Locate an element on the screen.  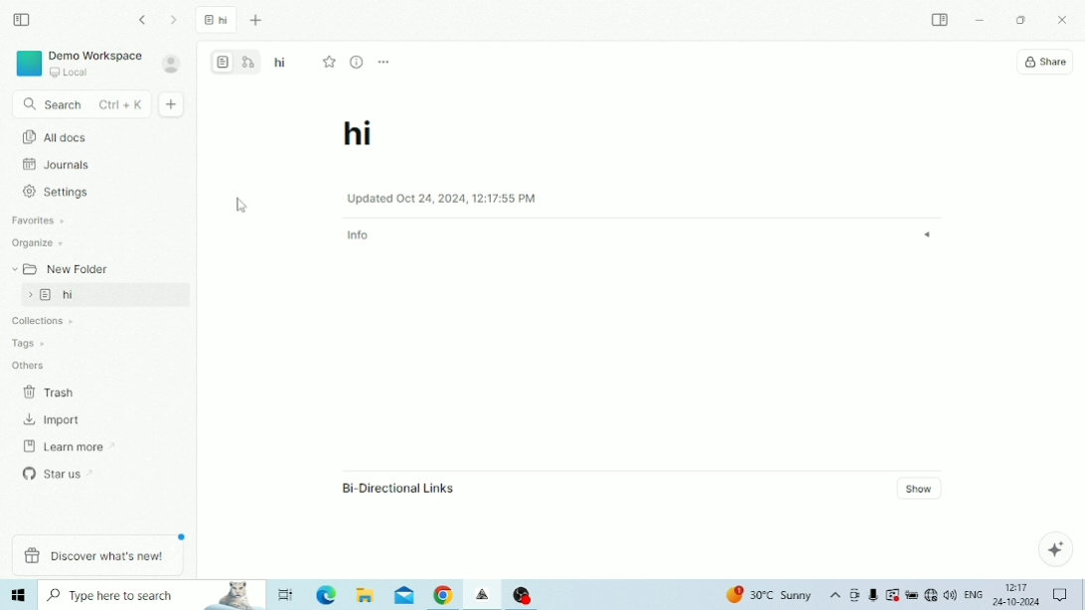
hi is located at coordinates (281, 64).